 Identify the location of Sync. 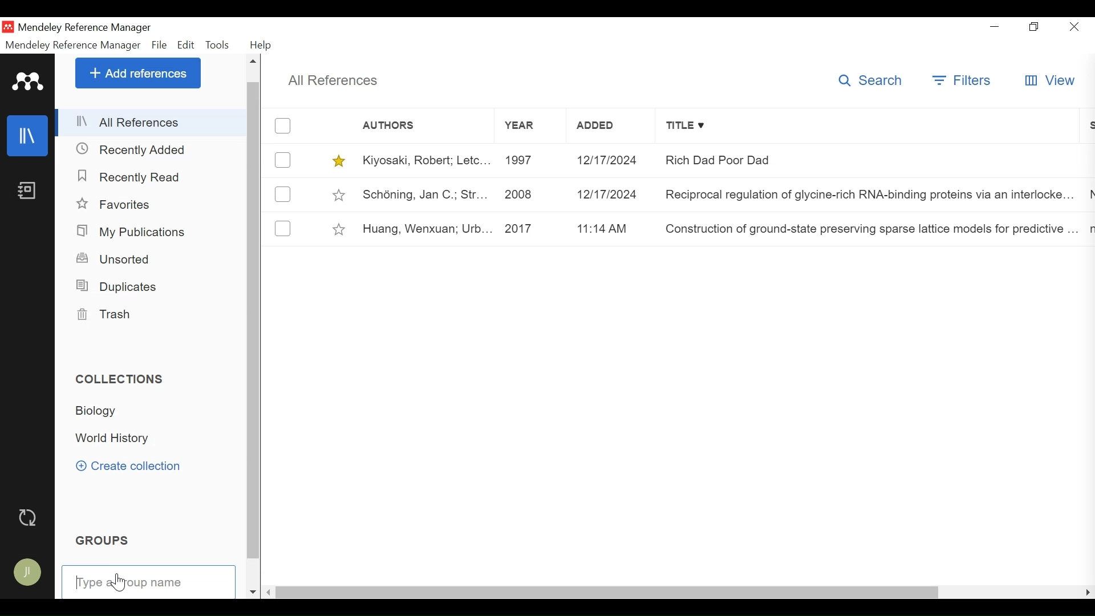
(29, 518).